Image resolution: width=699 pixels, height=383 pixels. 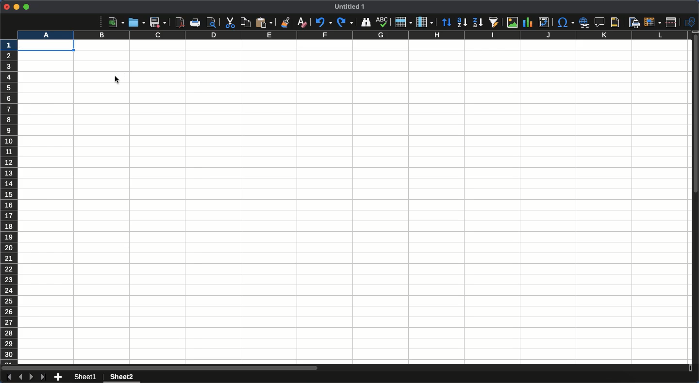 I want to click on Previous sheet, so click(x=20, y=377).